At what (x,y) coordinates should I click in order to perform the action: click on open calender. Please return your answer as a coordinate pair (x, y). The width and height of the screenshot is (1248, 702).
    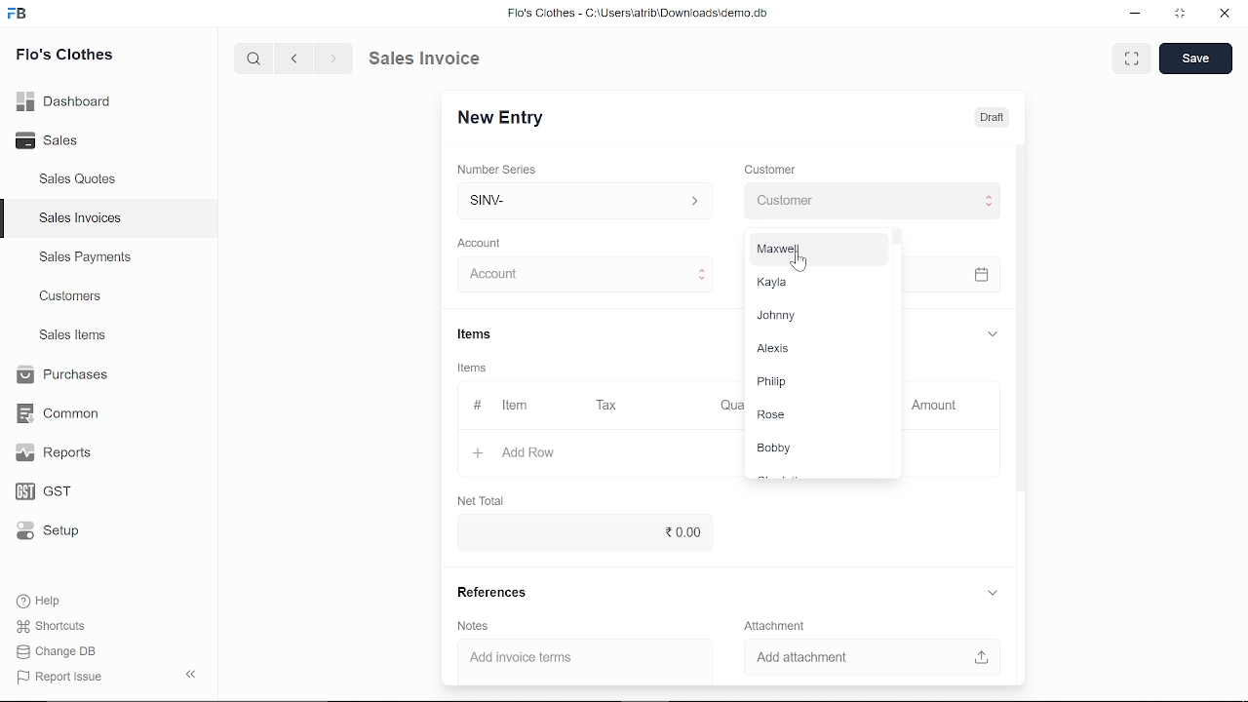
    Looking at the image, I should click on (981, 274).